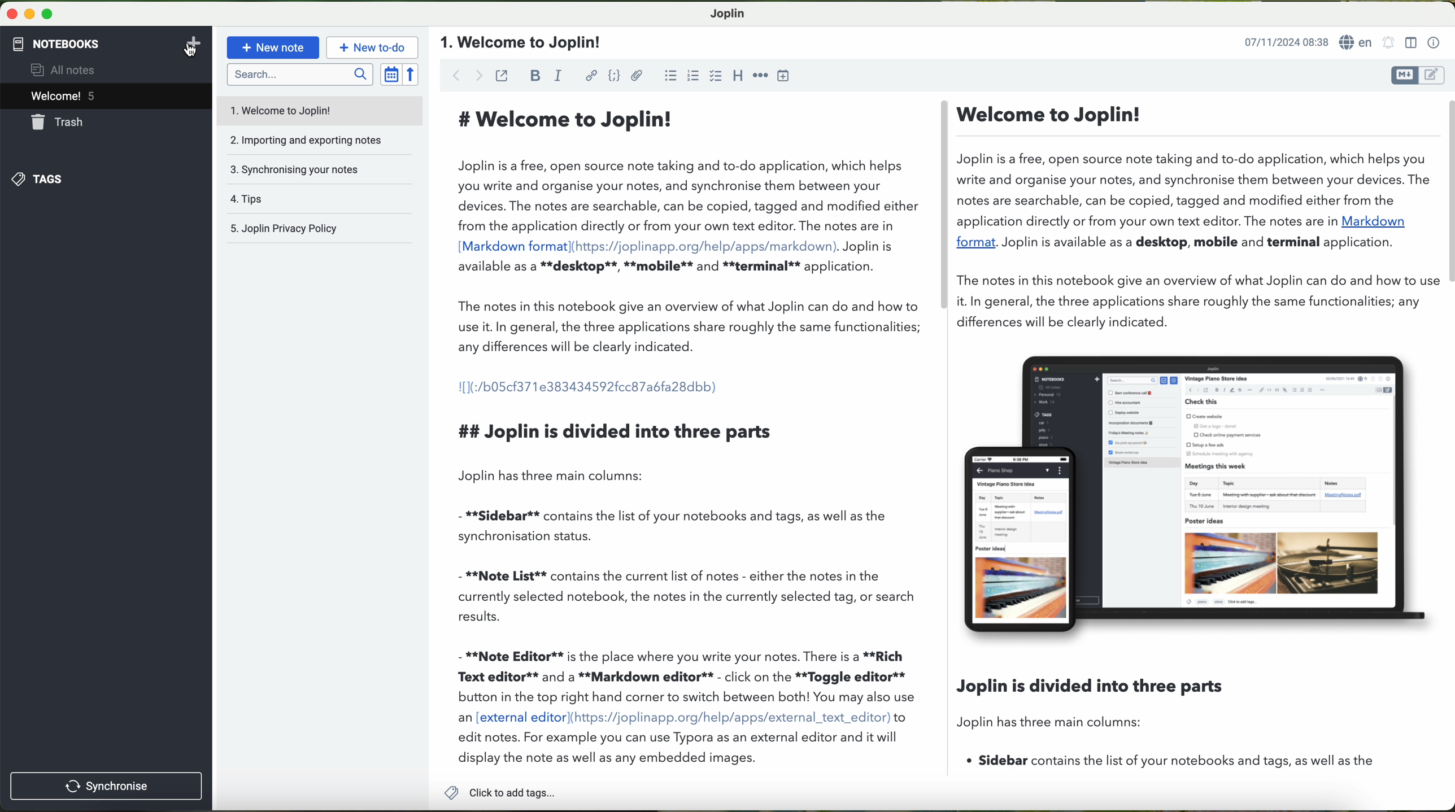 The height and width of the screenshot is (812, 1455). What do you see at coordinates (192, 42) in the screenshot?
I see `add notebooks` at bounding box center [192, 42].